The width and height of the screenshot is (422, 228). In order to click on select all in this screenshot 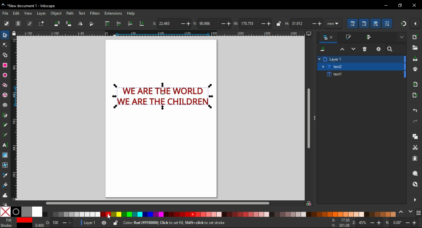, I will do `click(18, 24)`.